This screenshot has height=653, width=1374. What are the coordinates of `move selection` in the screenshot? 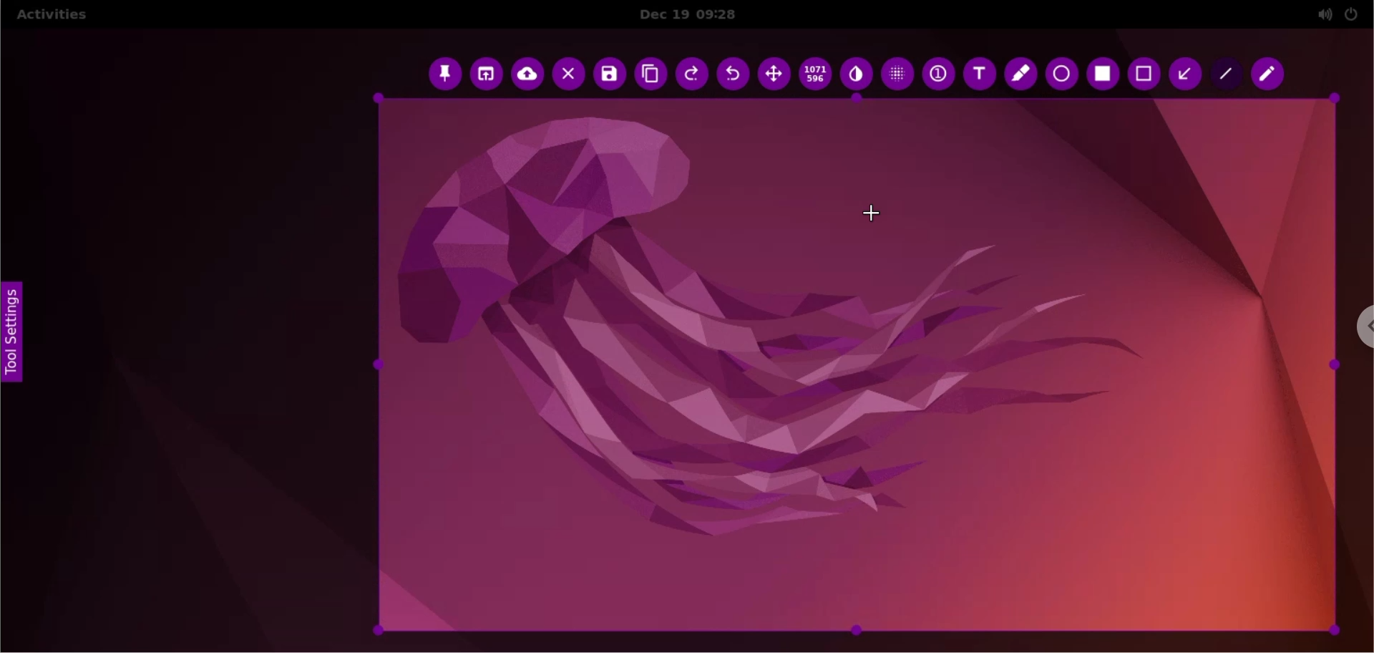 It's located at (778, 76).